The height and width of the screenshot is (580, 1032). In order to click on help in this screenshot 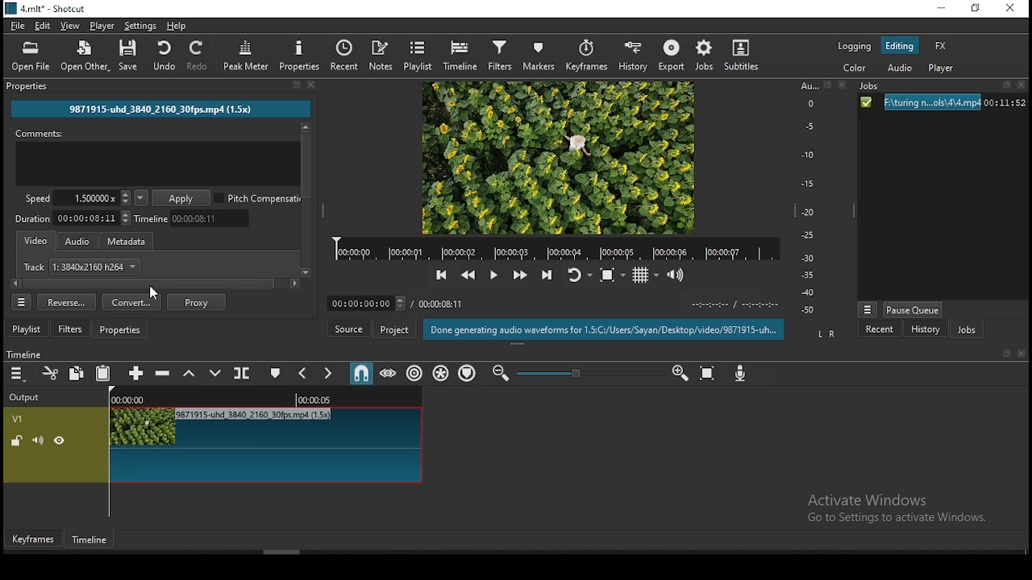, I will do `click(179, 25)`.